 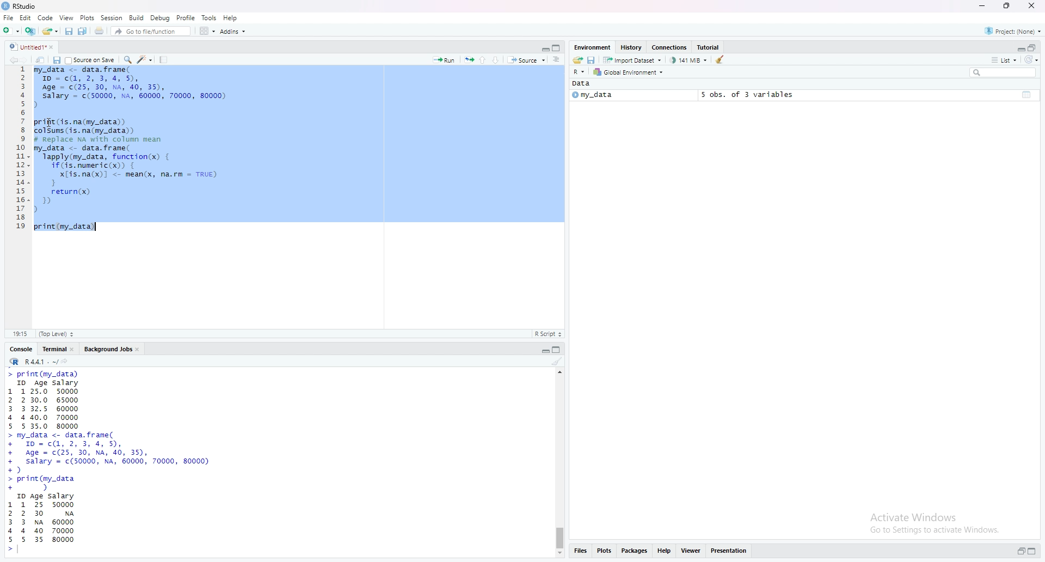 What do you see at coordinates (925, 523) in the screenshot?
I see `Activate windows Go to Settings to activate windows` at bounding box center [925, 523].